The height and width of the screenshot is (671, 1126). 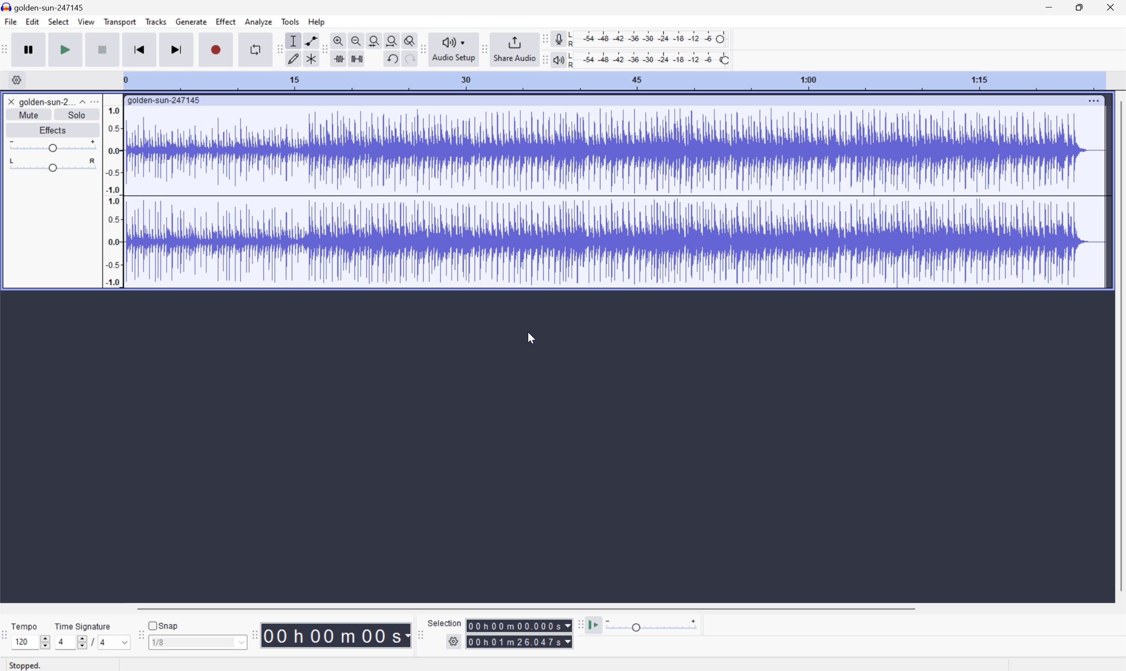 I want to click on Envelop tool, so click(x=309, y=40).